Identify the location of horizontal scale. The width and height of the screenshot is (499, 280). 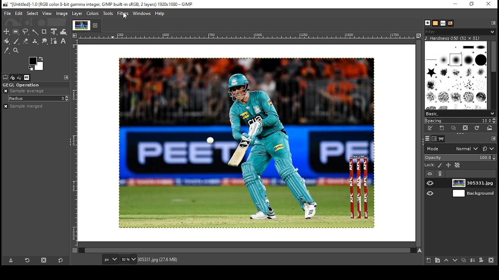
(249, 35).